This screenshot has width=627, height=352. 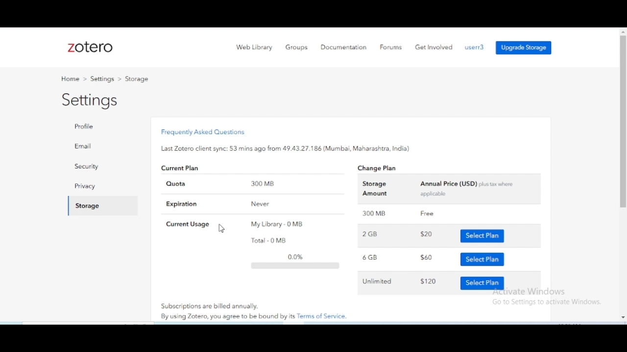 I want to click on By using Zotero, you agree to be bound by its Terms of Service., so click(x=254, y=316).